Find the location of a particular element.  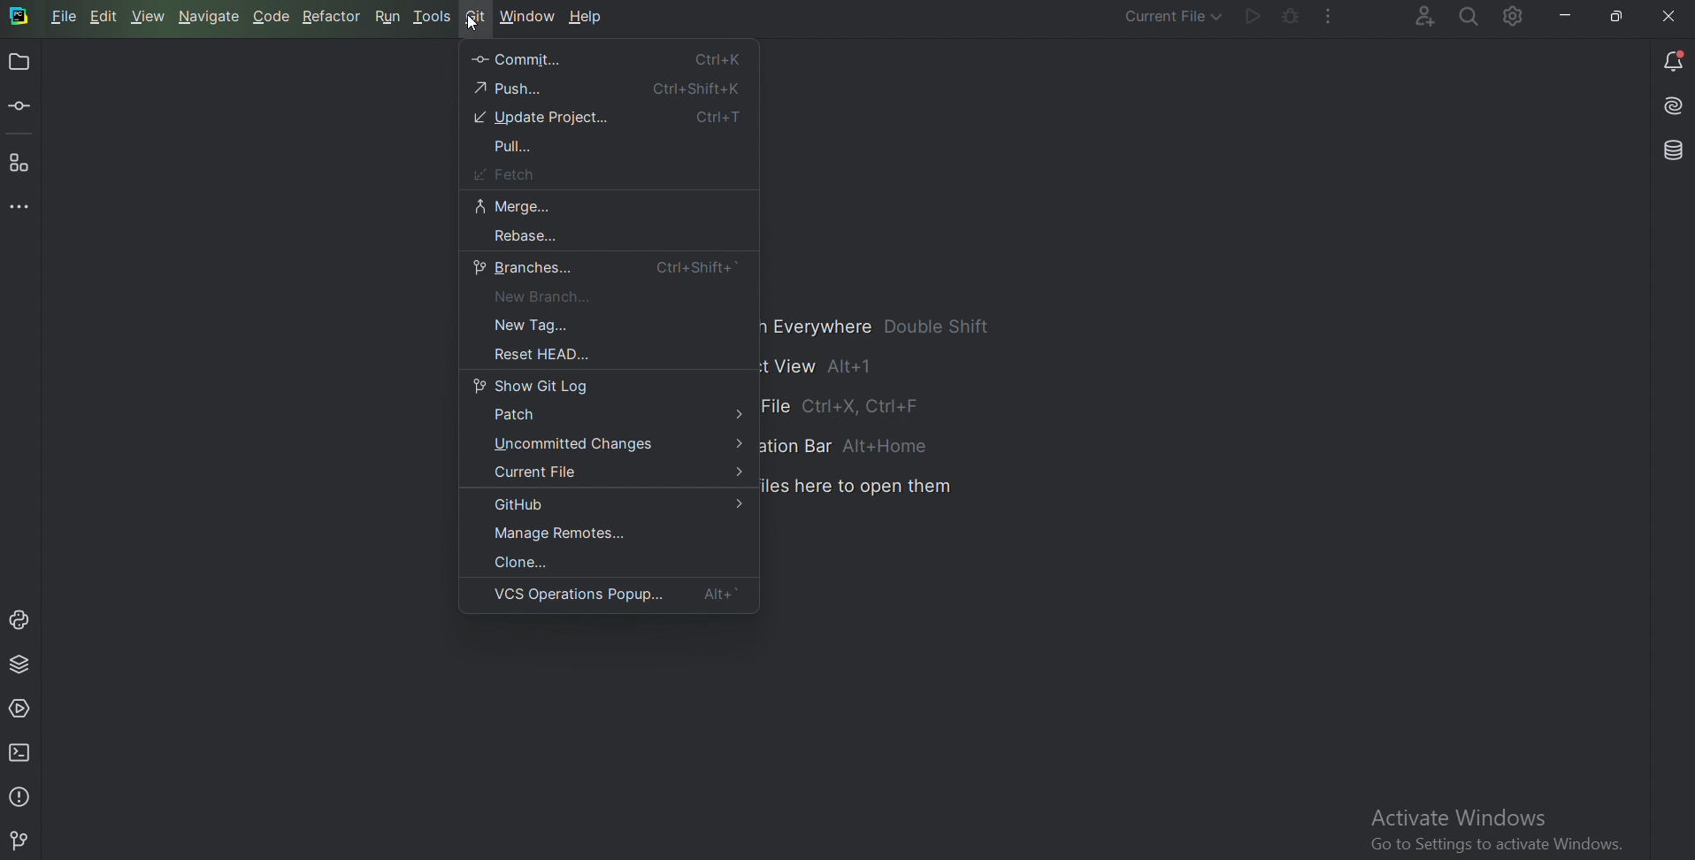

Search everywhere is located at coordinates (1467, 18).